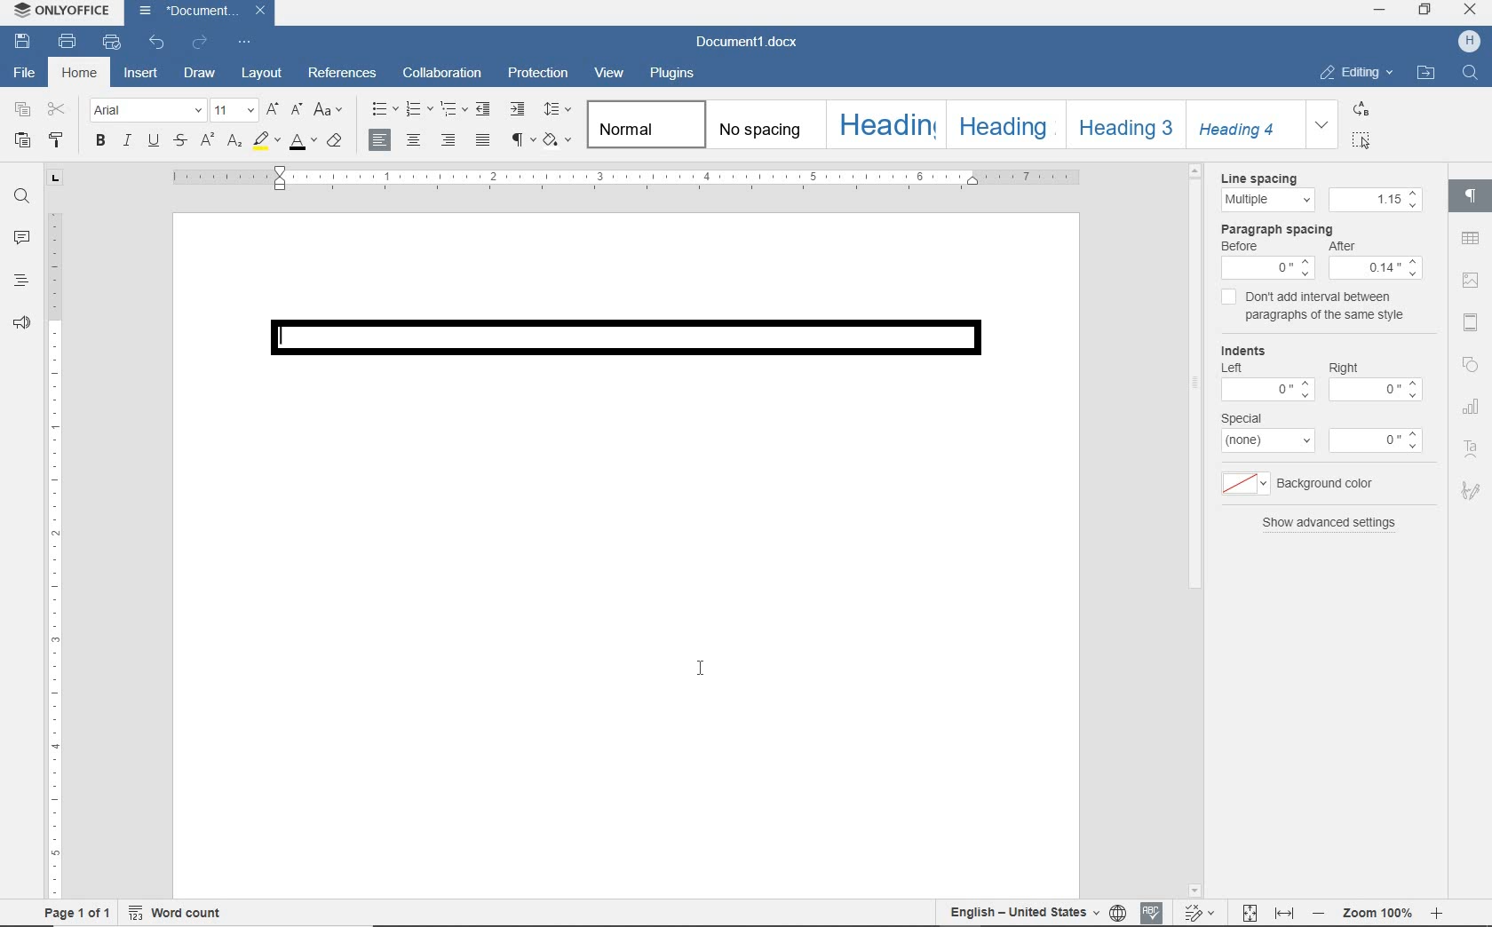  I want to click on multilevel list, so click(452, 110).